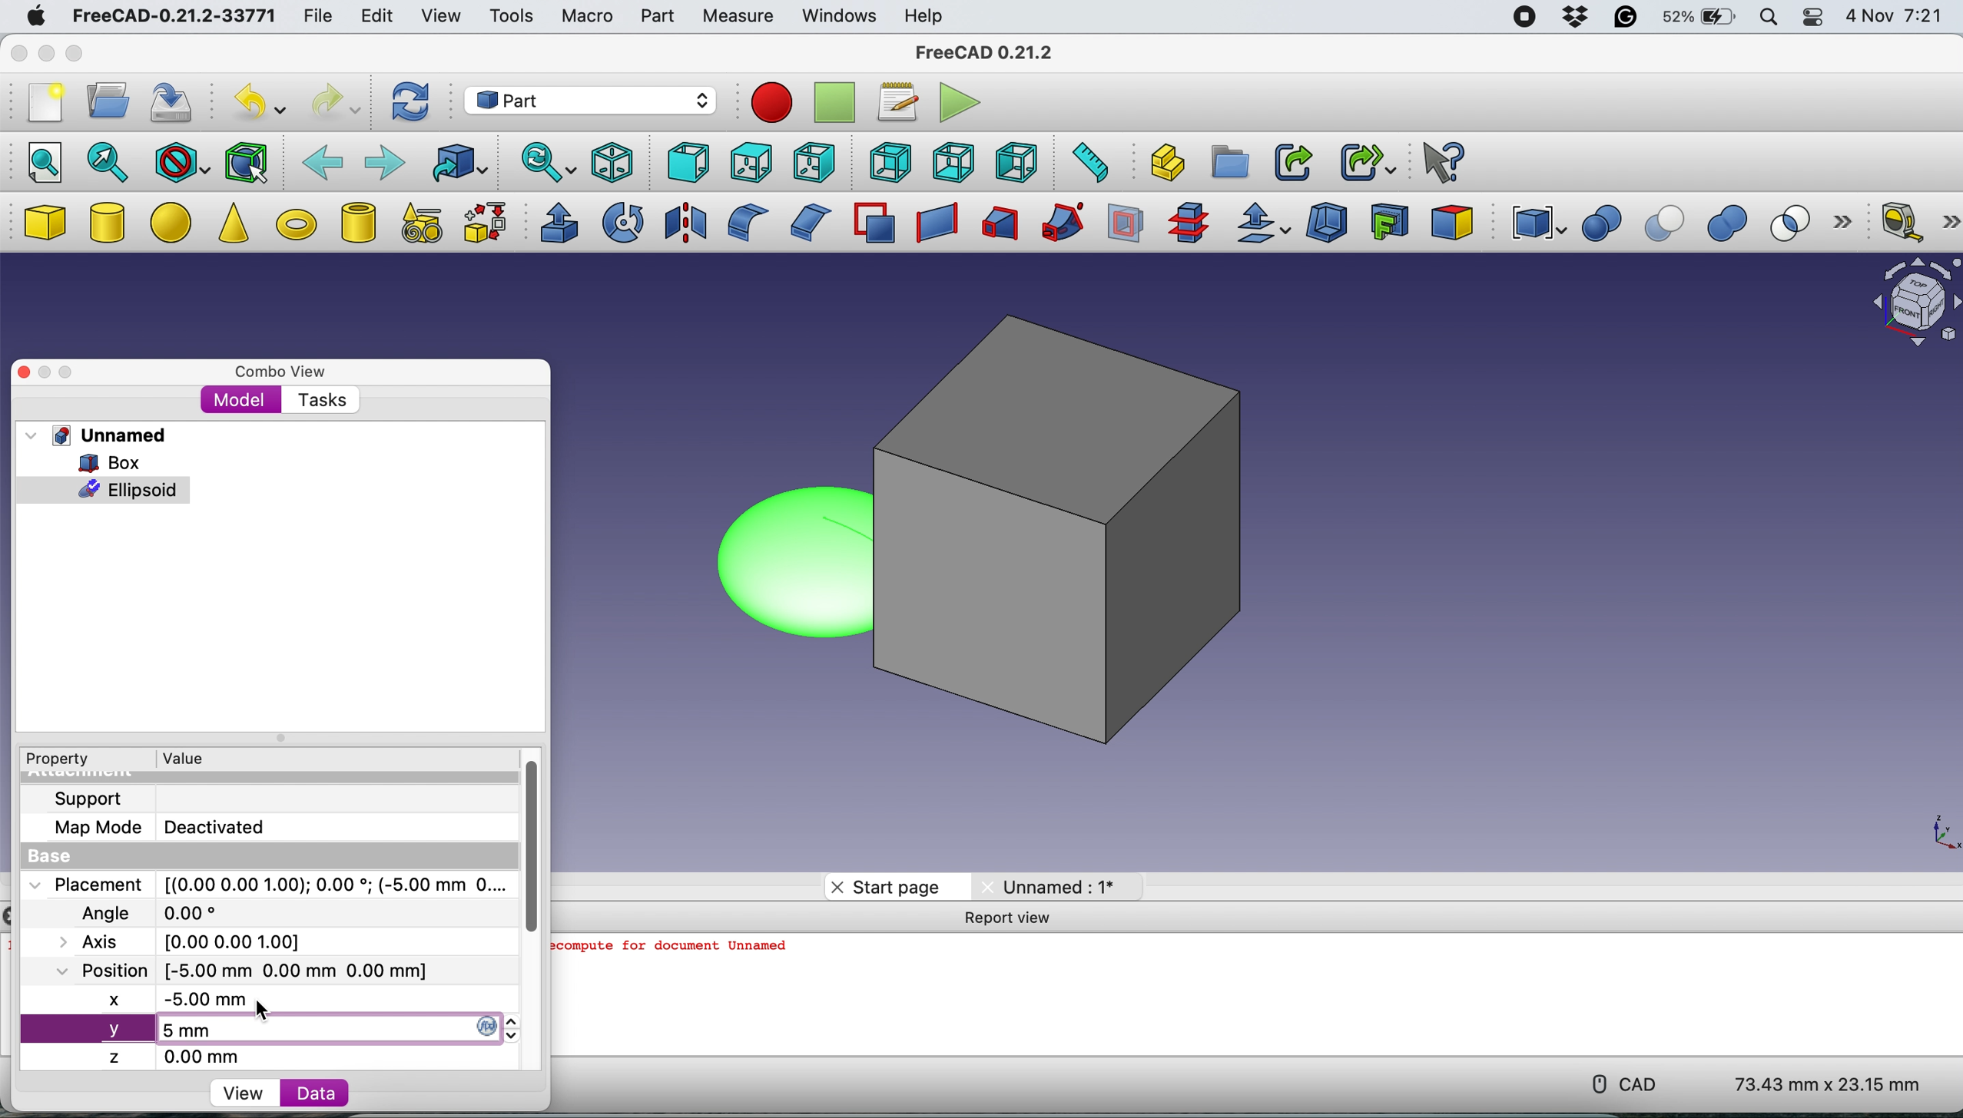  I want to click on box, so click(44, 223).